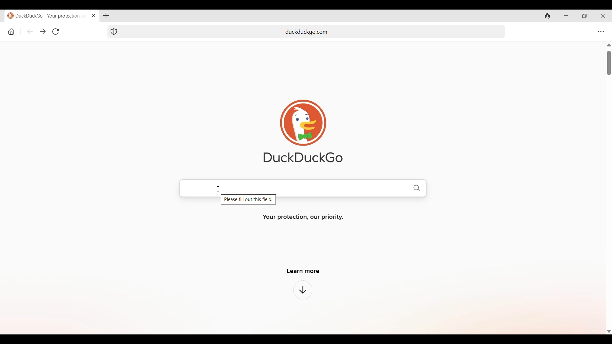 The height and width of the screenshot is (344, 612). I want to click on Minimize, so click(566, 16).